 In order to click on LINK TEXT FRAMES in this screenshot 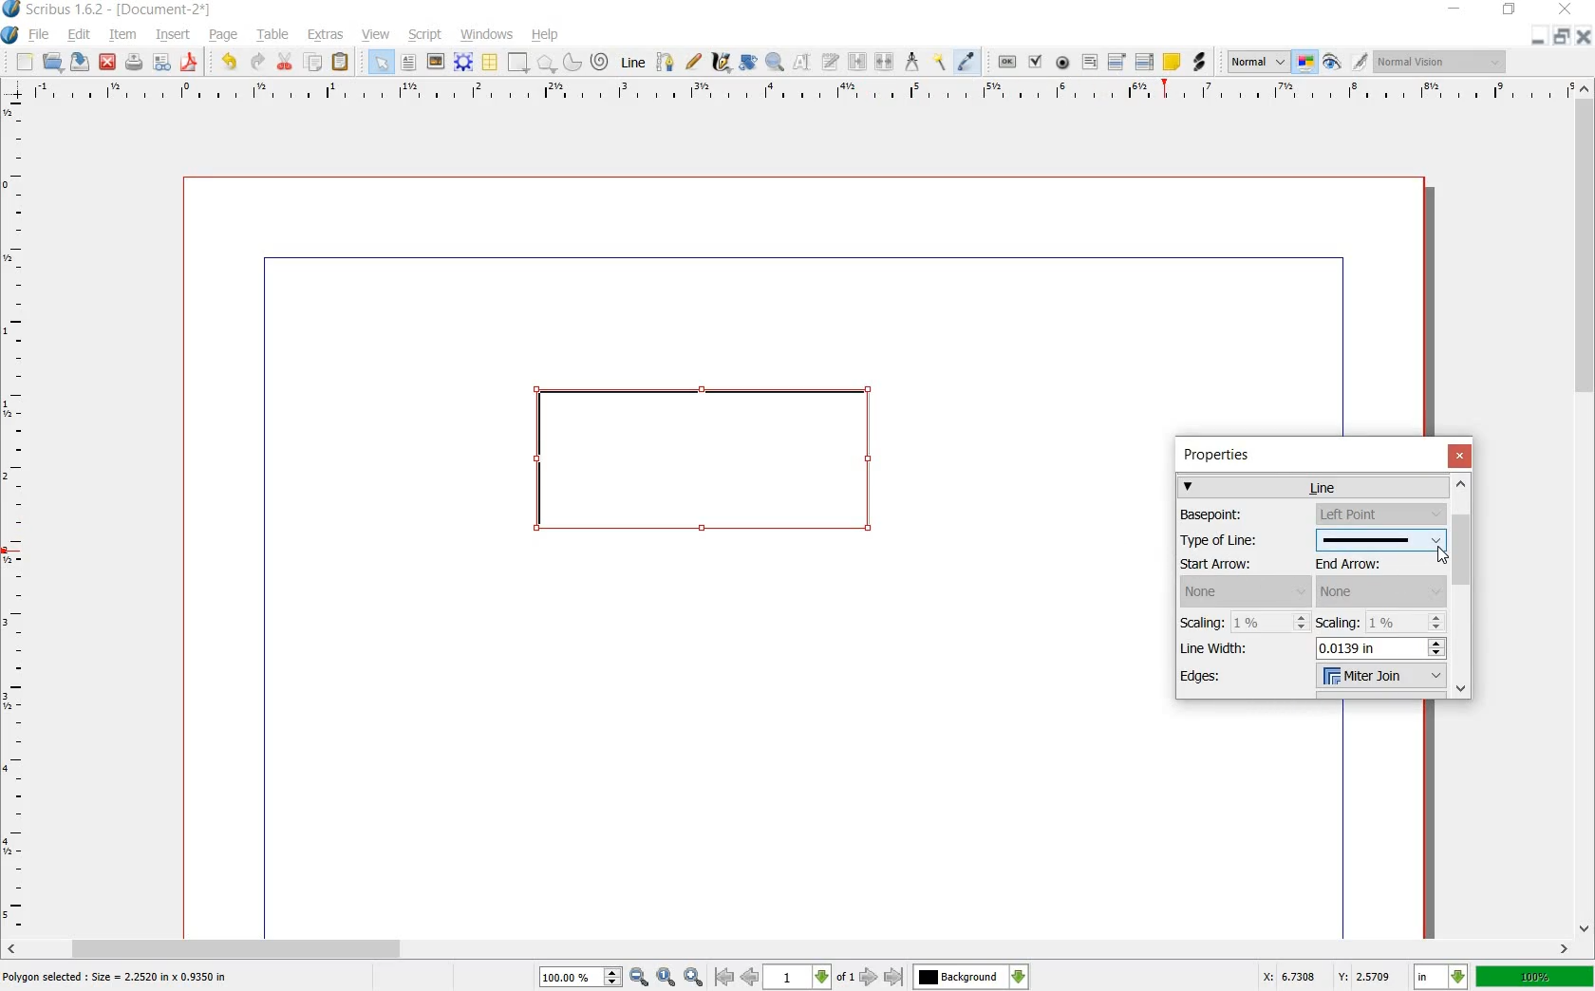, I will do `click(857, 63)`.